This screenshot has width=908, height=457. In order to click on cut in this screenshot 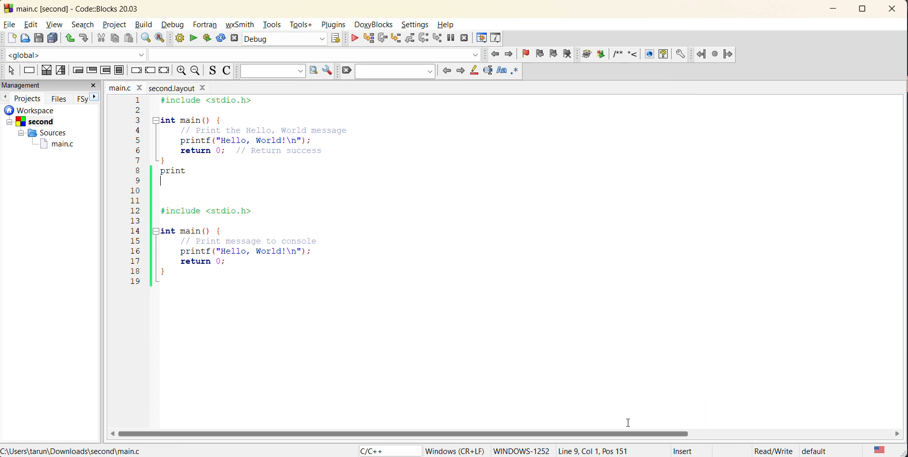, I will do `click(99, 38)`.